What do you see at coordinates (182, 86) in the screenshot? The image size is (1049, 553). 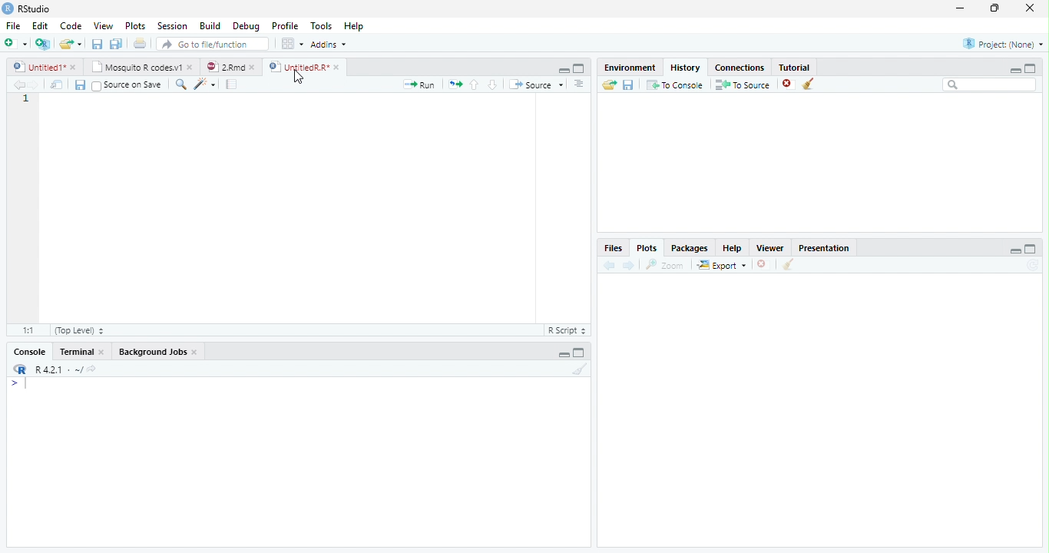 I see `Zoom` at bounding box center [182, 86].